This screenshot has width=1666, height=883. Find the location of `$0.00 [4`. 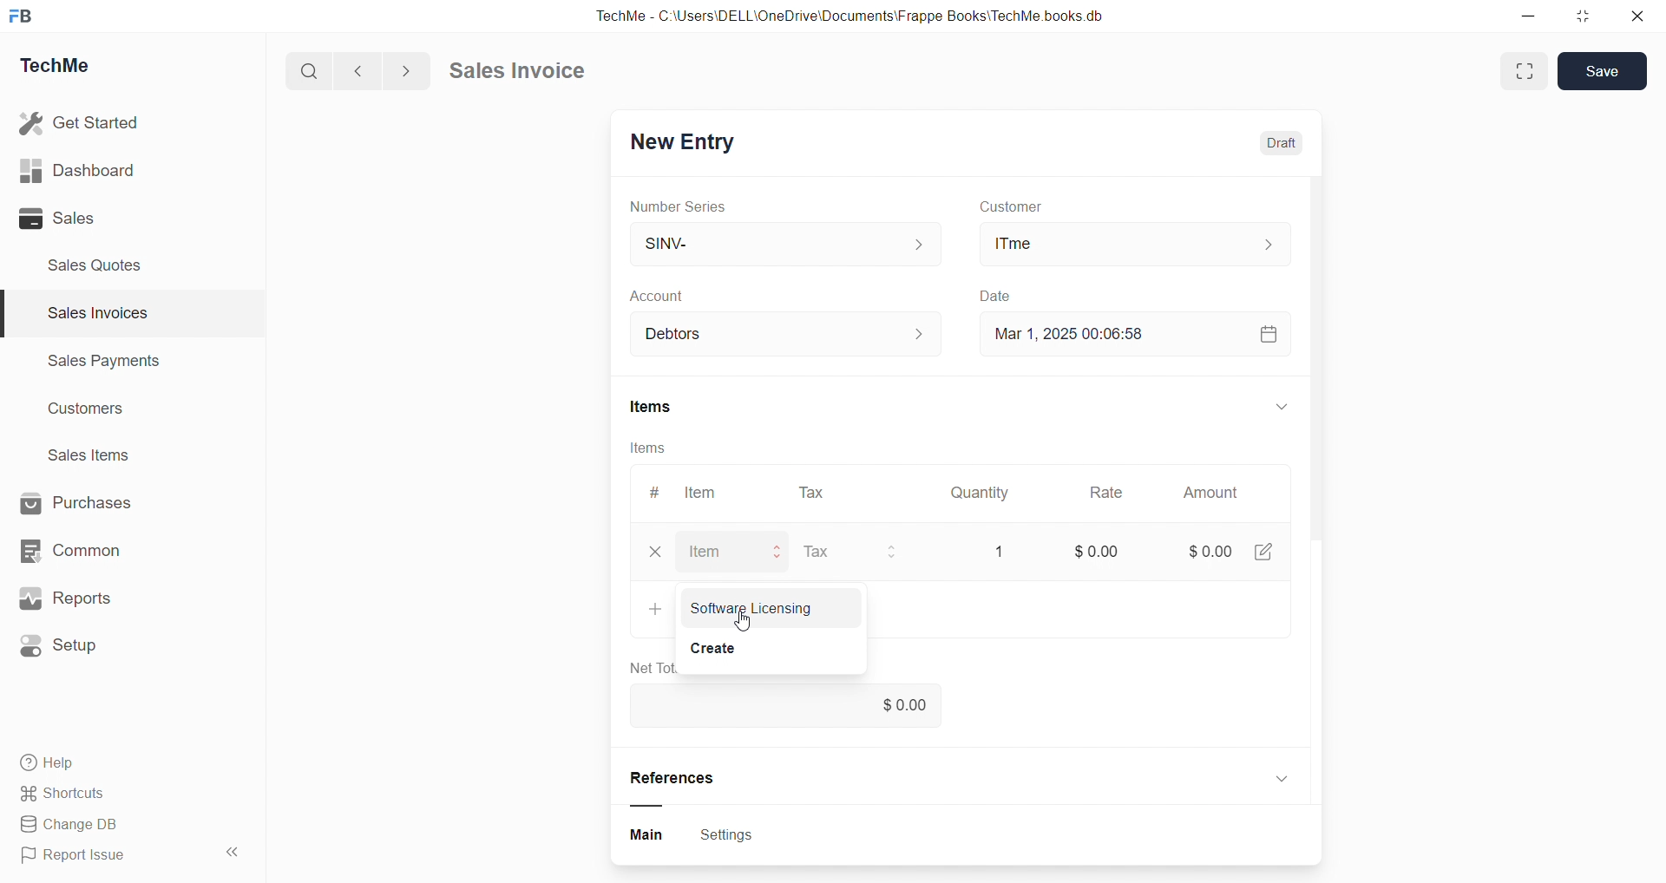

$0.00 [4 is located at coordinates (1222, 546).